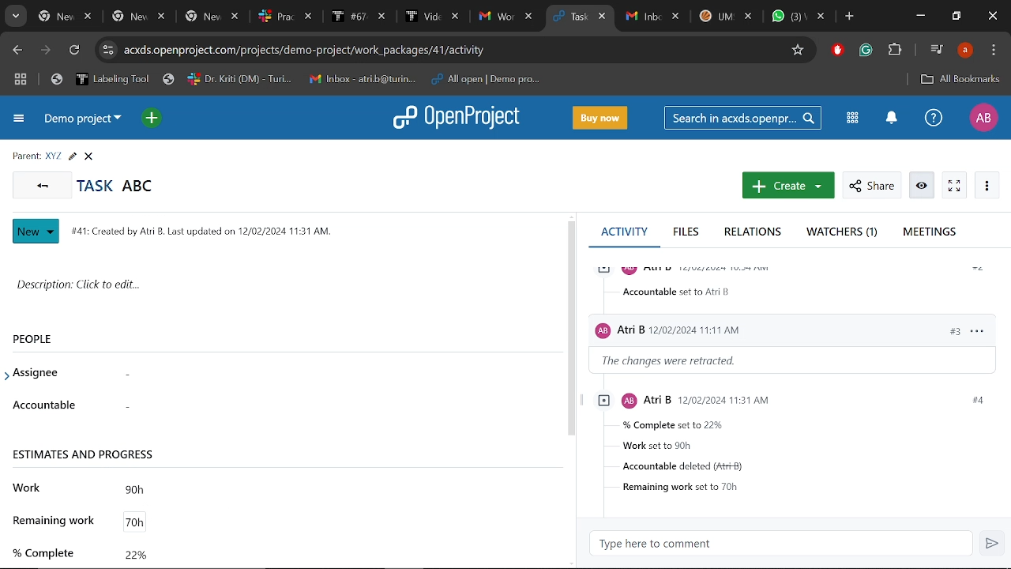  I want to click on Current task name, so click(121, 185).